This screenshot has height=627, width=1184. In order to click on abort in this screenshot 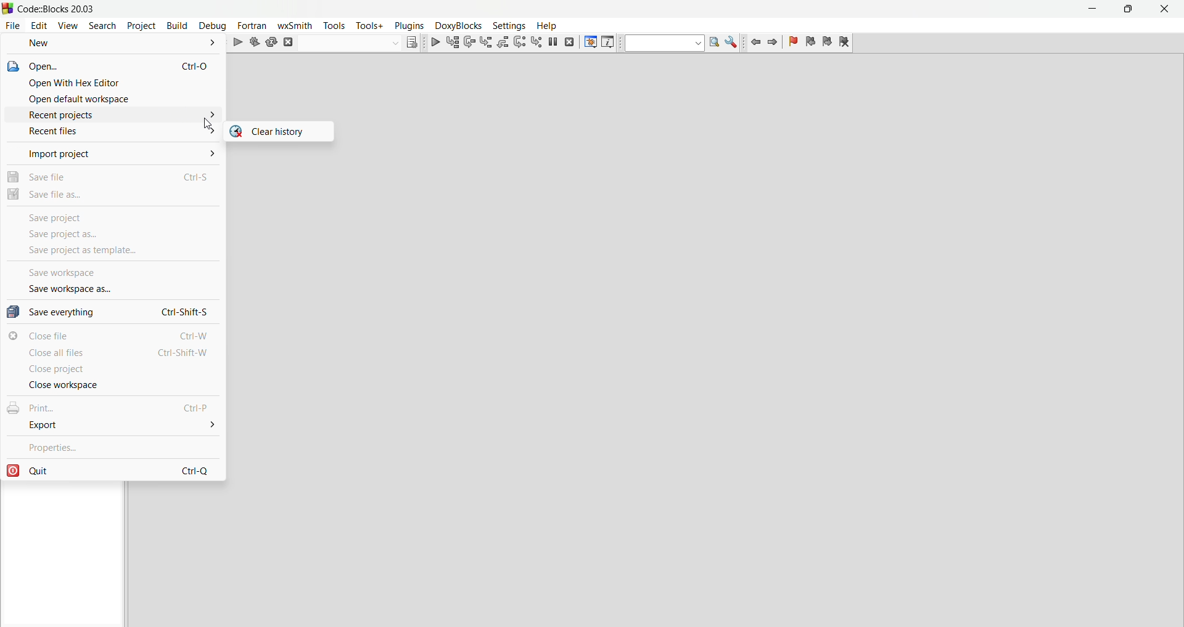, I will do `click(289, 44)`.